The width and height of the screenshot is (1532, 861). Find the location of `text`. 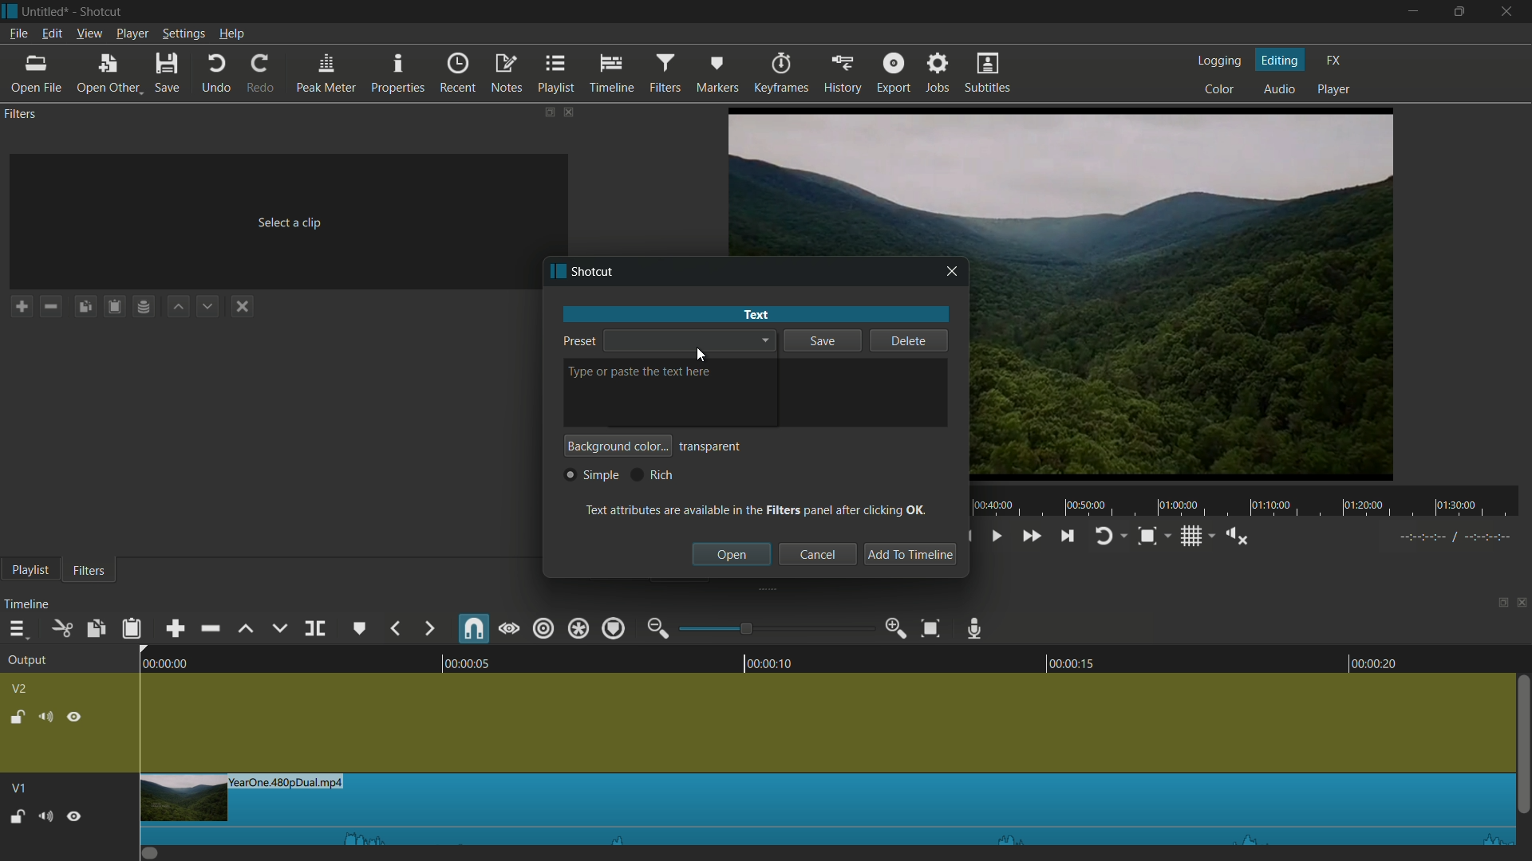

text is located at coordinates (757, 509).